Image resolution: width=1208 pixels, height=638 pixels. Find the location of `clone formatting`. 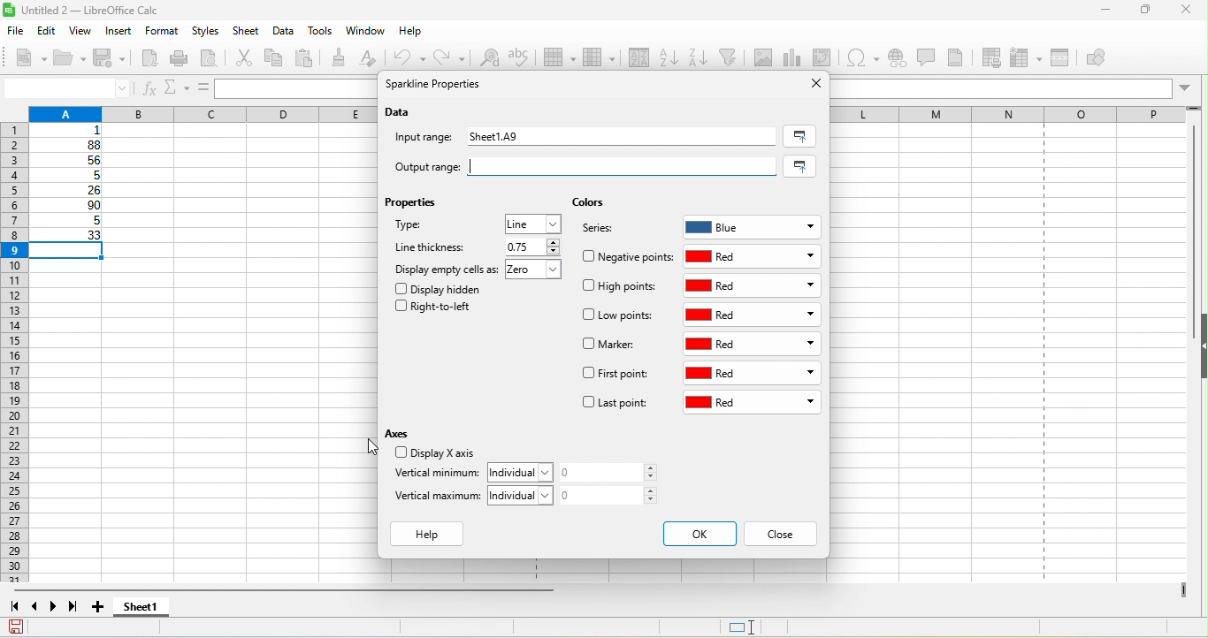

clone formatting is located at coordinates (342, 57).